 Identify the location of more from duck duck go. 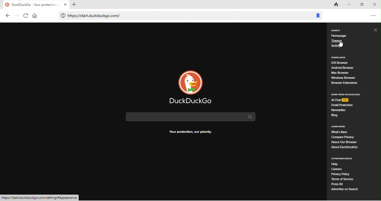
(347, 95).